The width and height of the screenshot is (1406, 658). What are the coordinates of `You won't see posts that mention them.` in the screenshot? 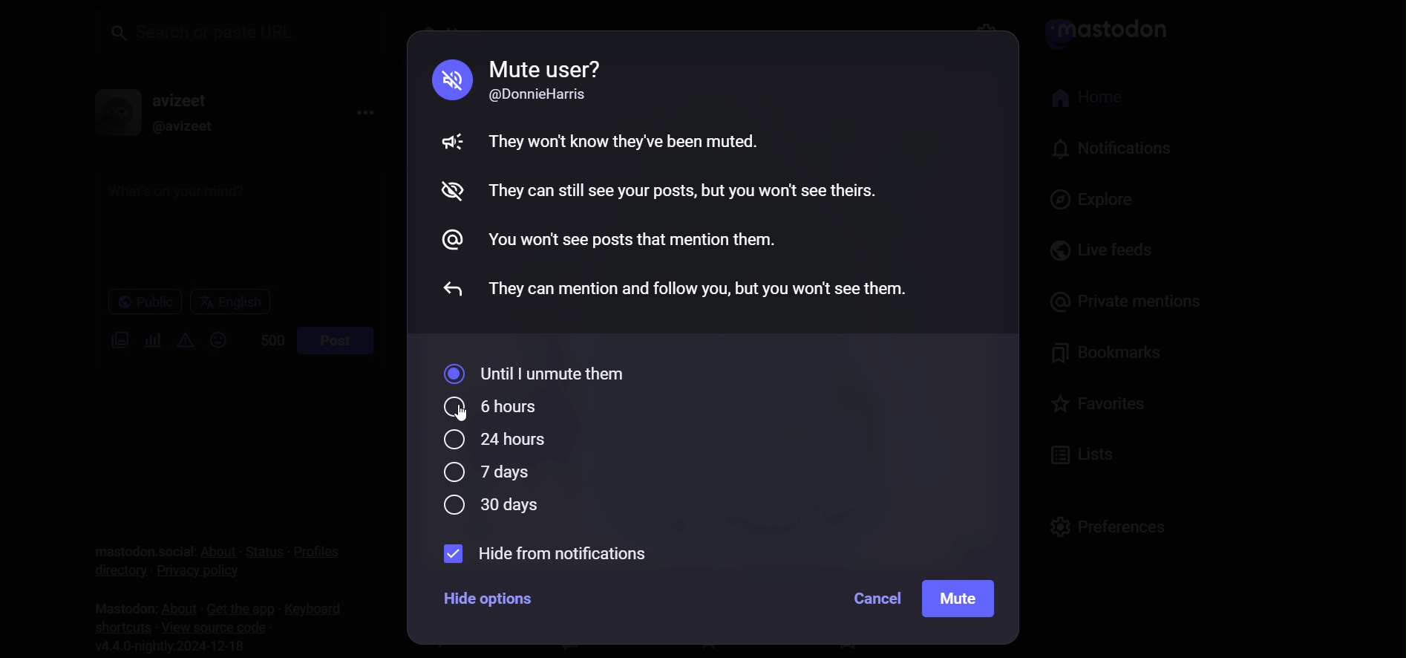 It's located at (634, 243).